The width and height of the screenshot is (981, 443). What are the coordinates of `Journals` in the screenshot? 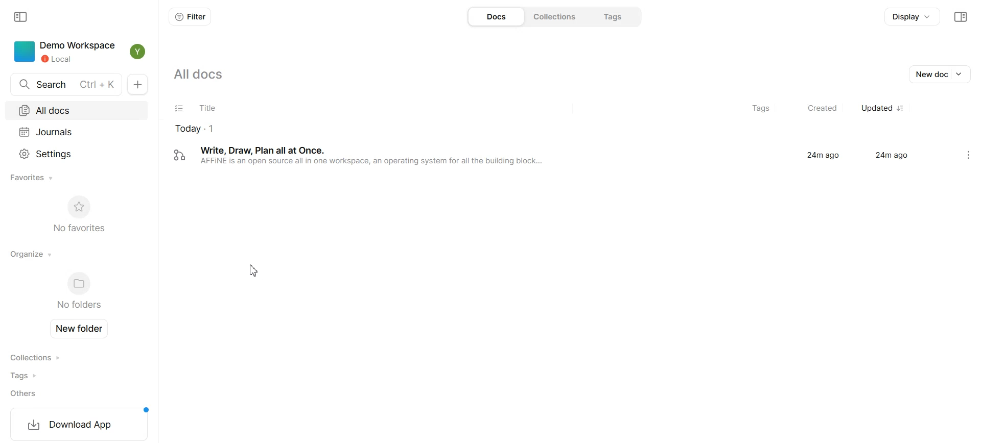 It's located at (78, 130).